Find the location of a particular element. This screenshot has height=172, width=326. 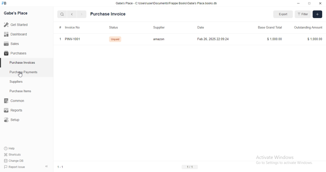

Status. is located at coordinates (114, 28).